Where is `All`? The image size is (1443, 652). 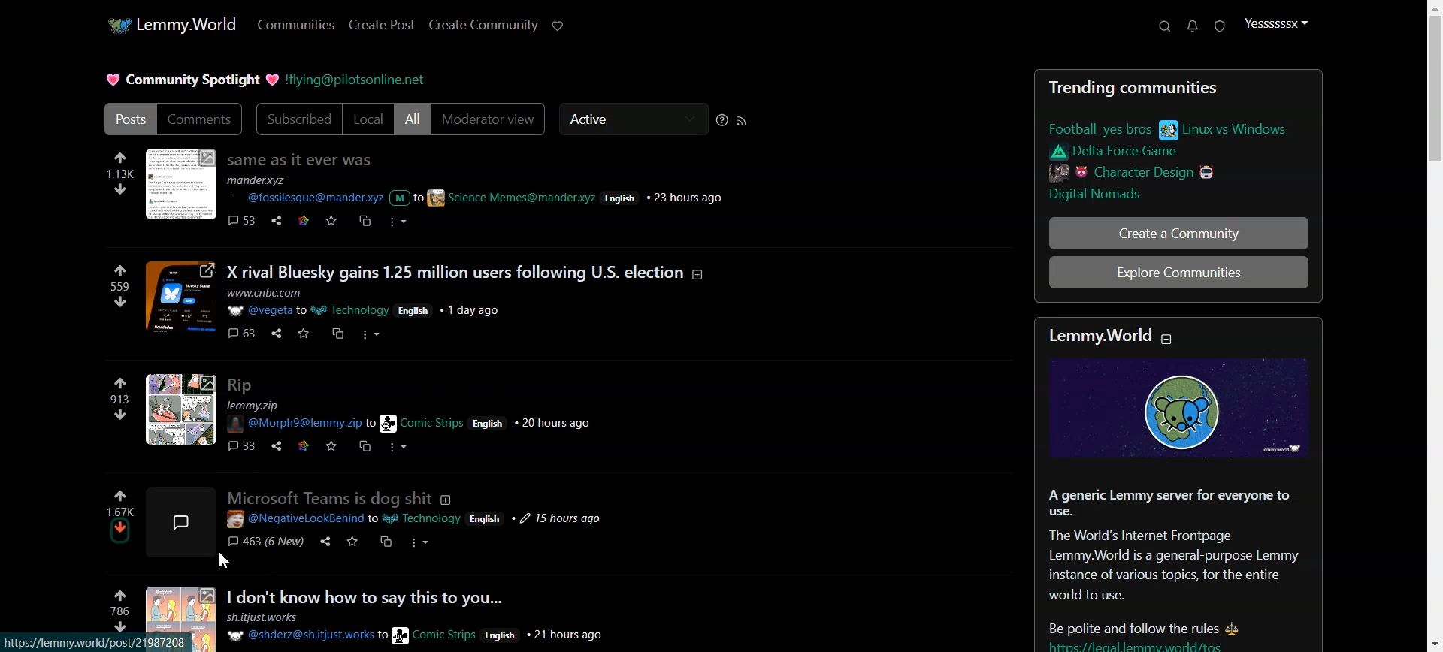 All is located at coordinates (412, 119).